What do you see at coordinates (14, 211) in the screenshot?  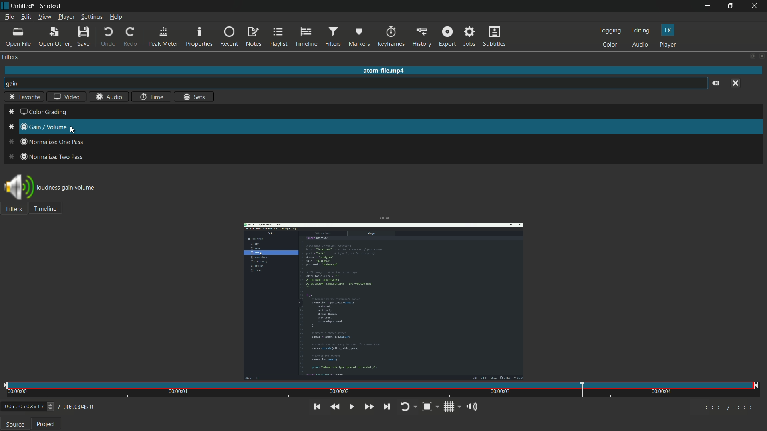 I see `Filters` at bounding box center [14, 211].